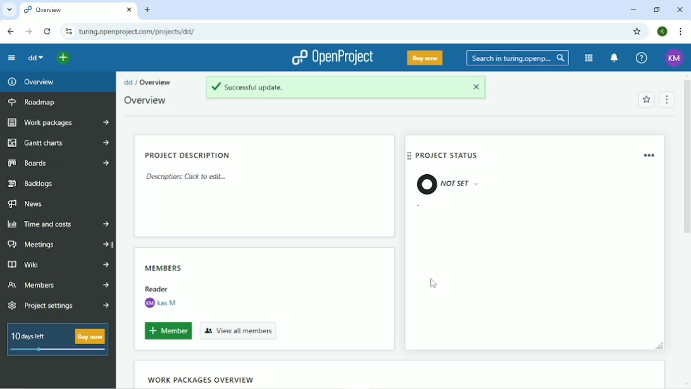 The height and width of the screenshot is (389, 691). What do you see at coordinates (680, 32) in the screenshot?
I see `Customize and control google chrome` at bounding box center [680, 32].